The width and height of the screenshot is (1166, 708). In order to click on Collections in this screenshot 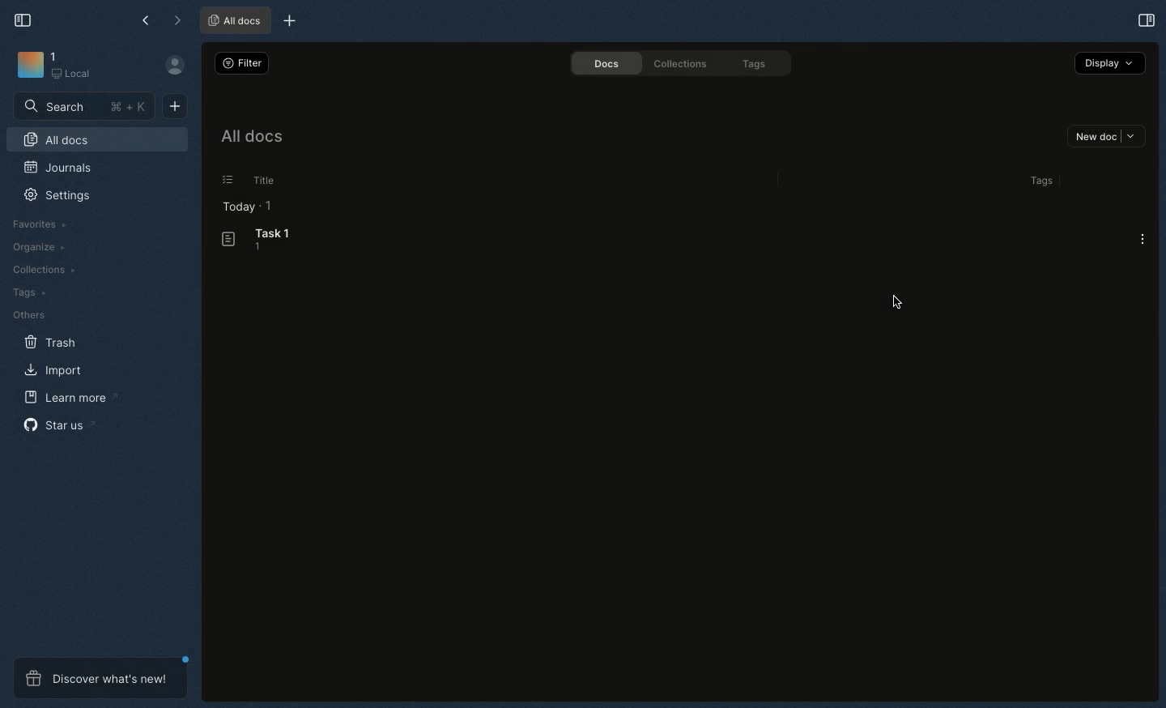, I will do `click(44, 271)`.